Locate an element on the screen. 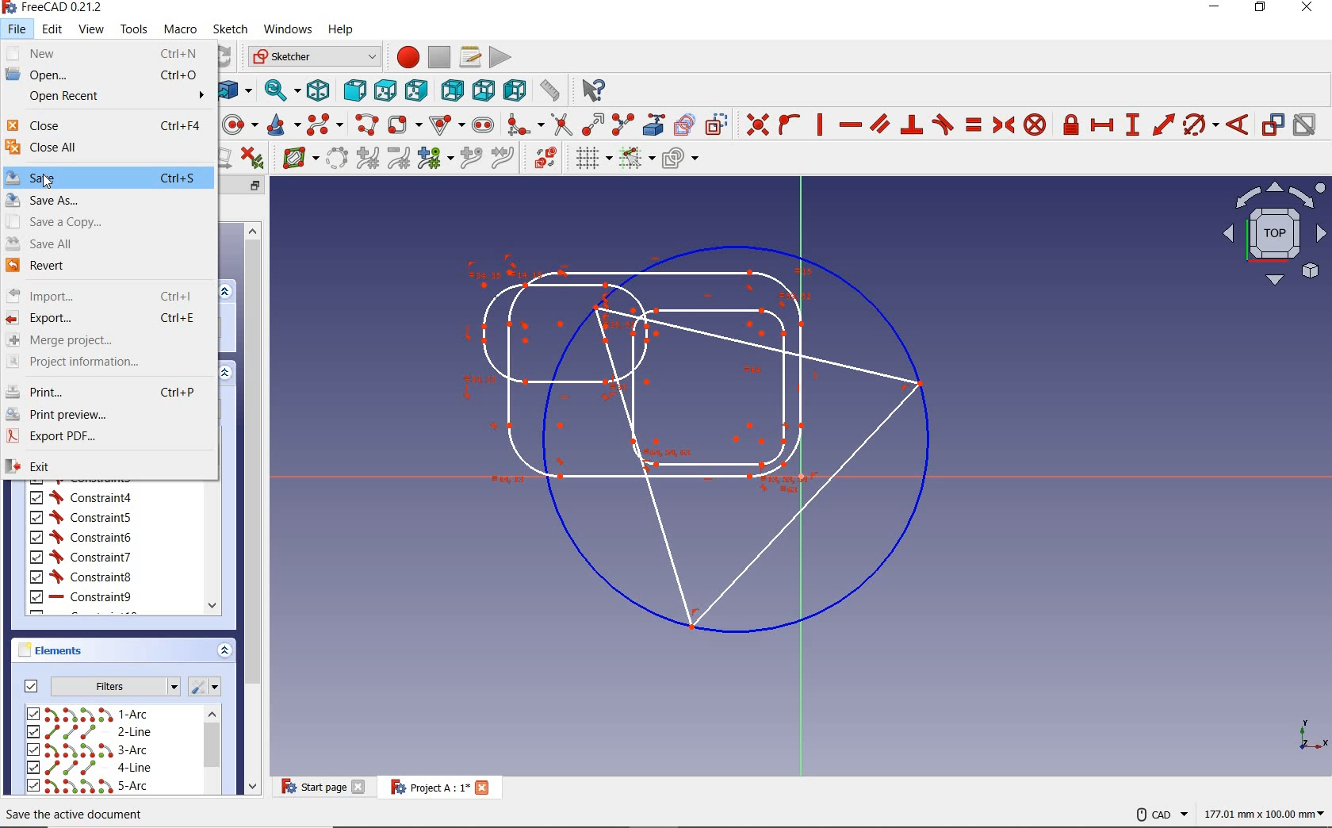  edit is located at coordinates (51, 31).